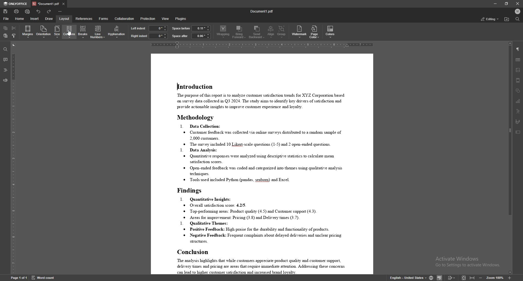  What do you see at coordinates (466, 262) in the screenshot?
I see `Activate windows` at bounding box center [466, 262].